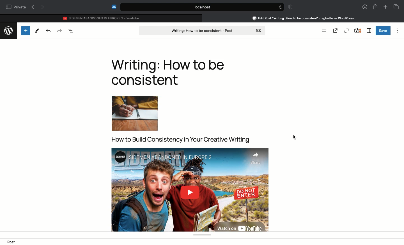 This screenshot has height=245, width=404. I want to click on New tab, so click(385, 7).